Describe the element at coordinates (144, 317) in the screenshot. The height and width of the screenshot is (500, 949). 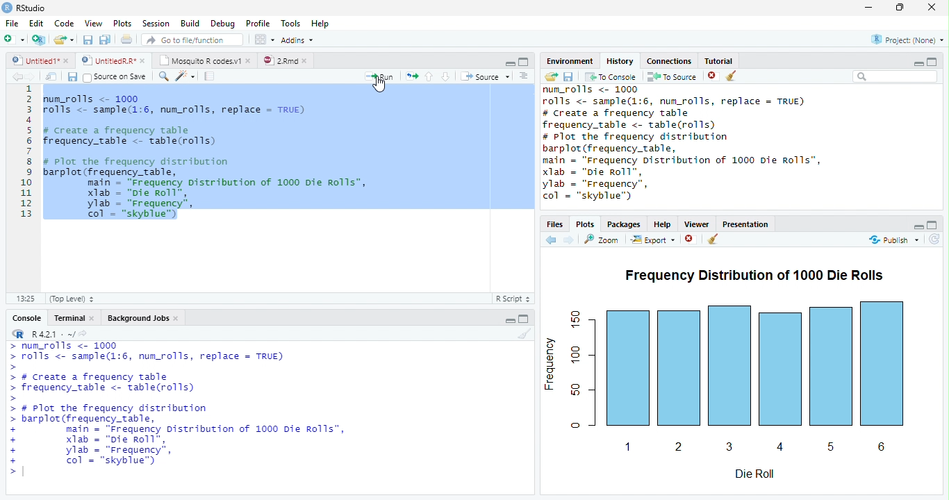
I see `Background Jobs` at that location.